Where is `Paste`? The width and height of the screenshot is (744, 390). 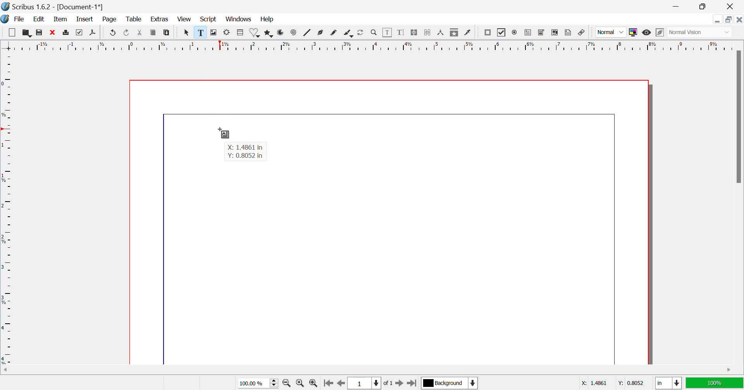 Paste is located at coordinates (167, 33).